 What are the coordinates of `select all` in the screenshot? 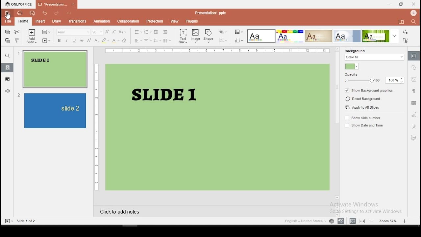 It's located at (406, 40).